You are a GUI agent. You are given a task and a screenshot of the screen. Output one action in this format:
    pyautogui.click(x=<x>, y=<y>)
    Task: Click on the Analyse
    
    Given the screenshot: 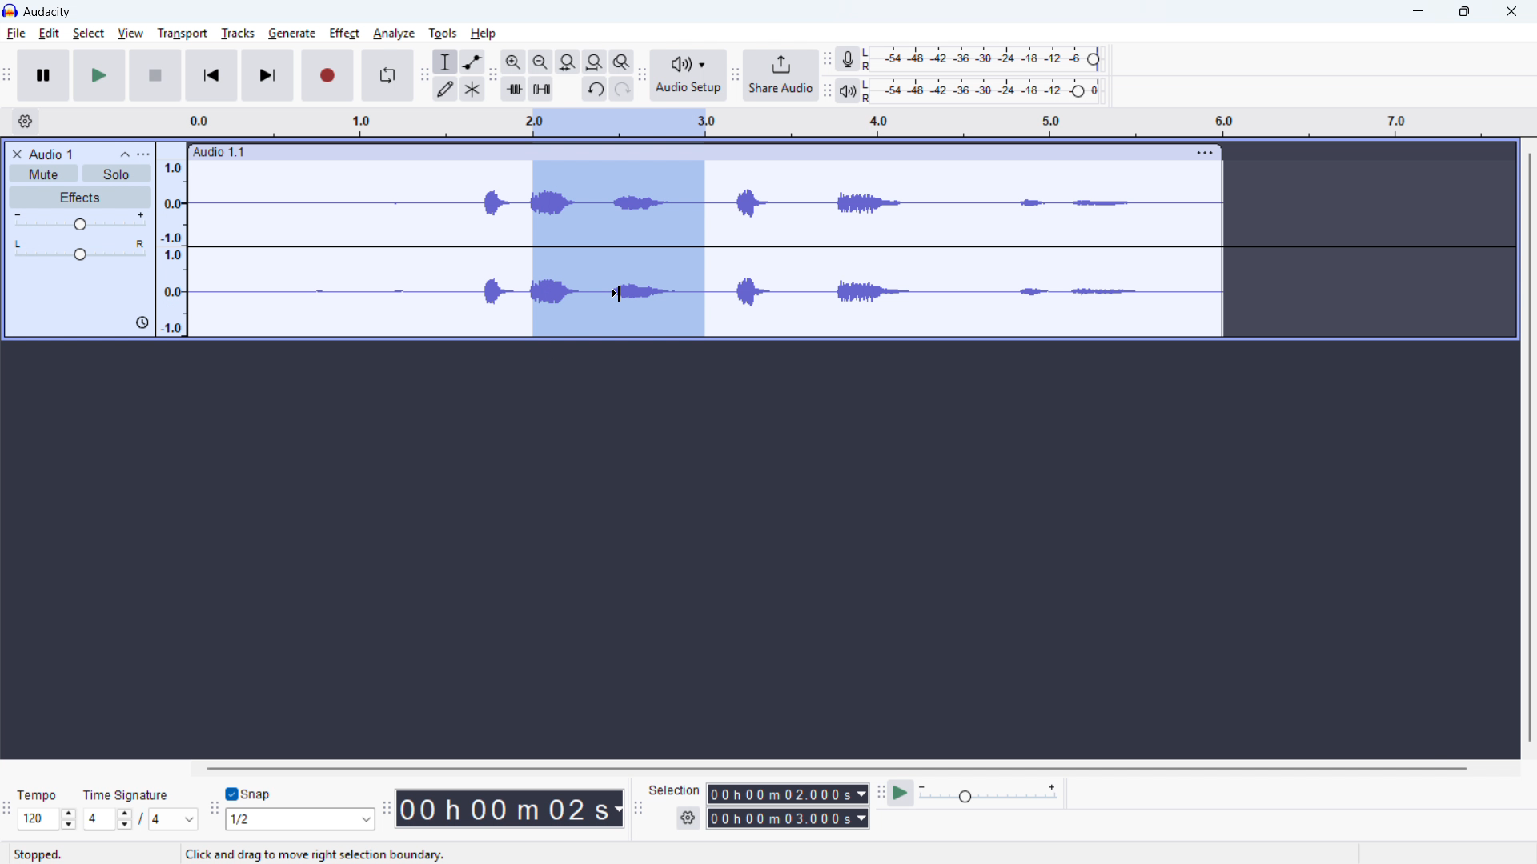 What is the action you would take?
    pyautogui.click(x=395, y=35)
    